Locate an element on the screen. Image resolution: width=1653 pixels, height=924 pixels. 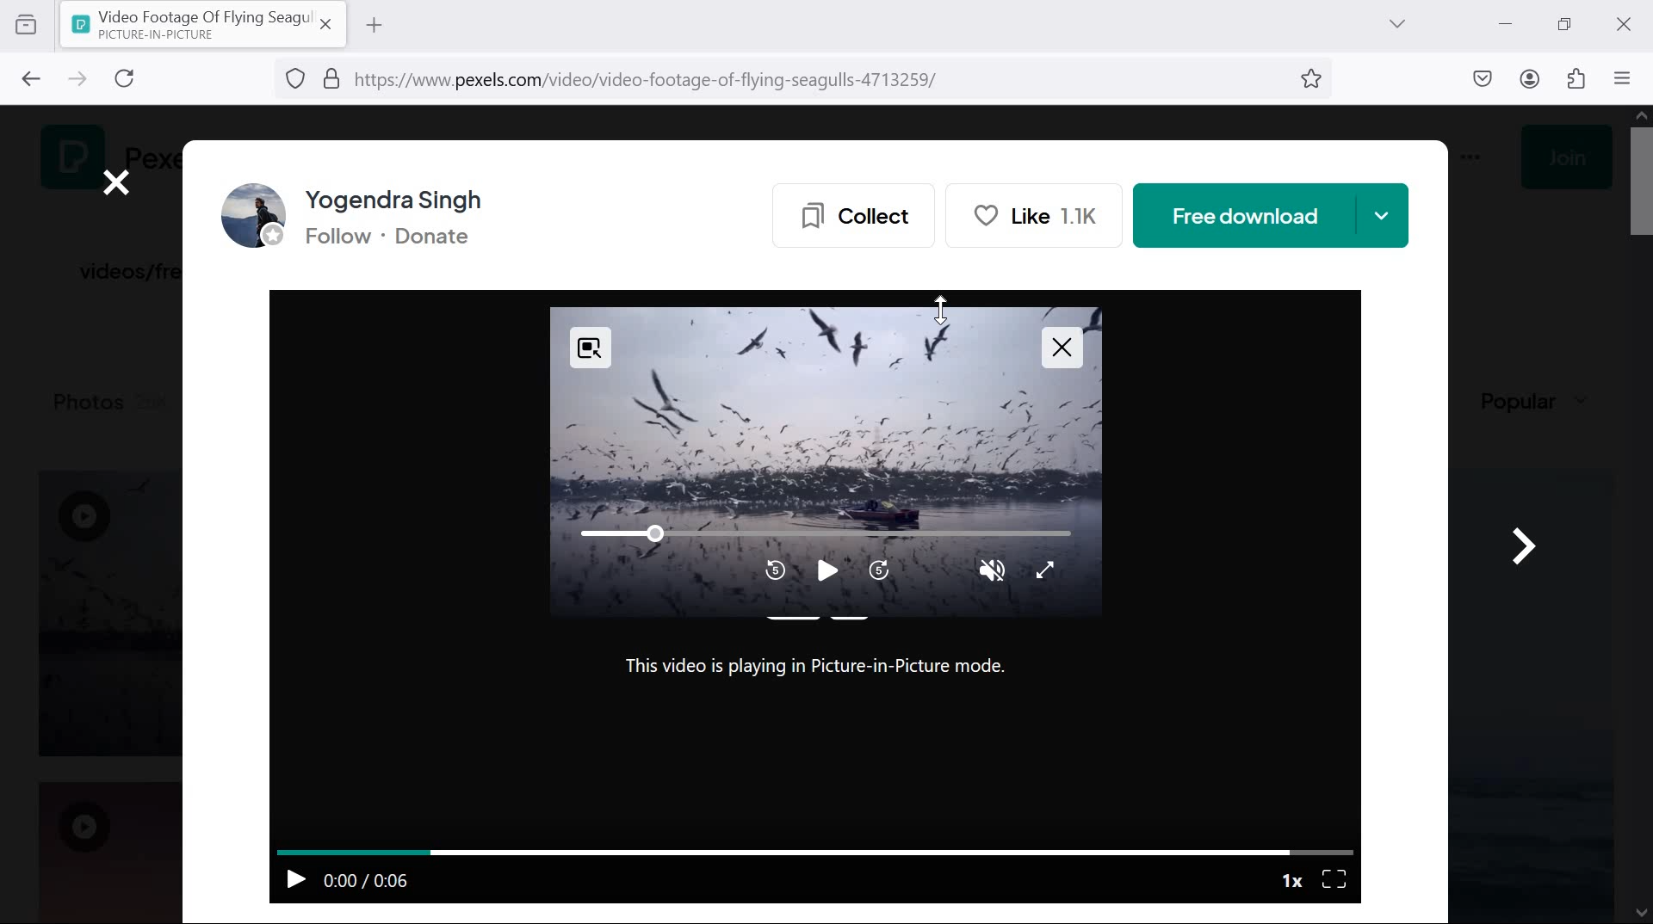
free download is located at coordinates (1272, 216).